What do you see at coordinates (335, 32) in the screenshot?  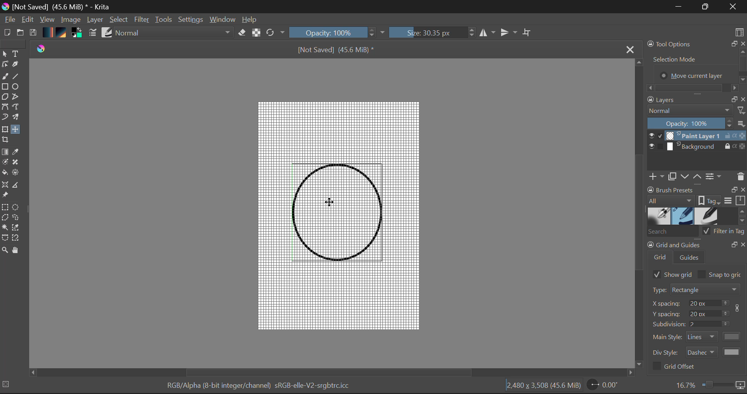 I see `Brush Stroke Opacity` at bounding box center [335, 32].